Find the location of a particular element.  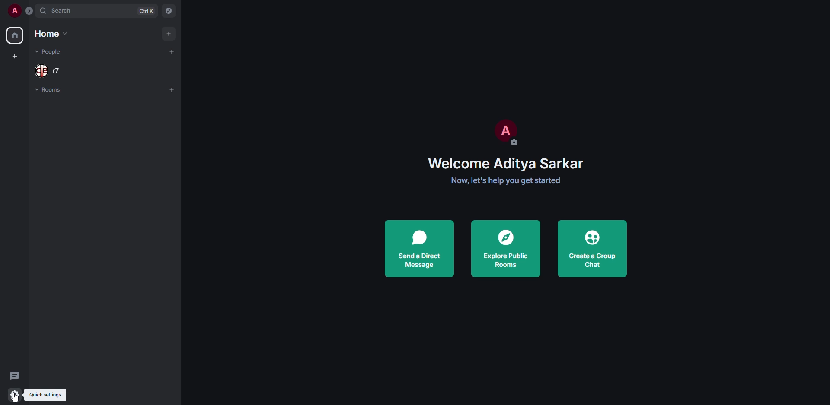

quick settings is located at coordinates (46, 395).